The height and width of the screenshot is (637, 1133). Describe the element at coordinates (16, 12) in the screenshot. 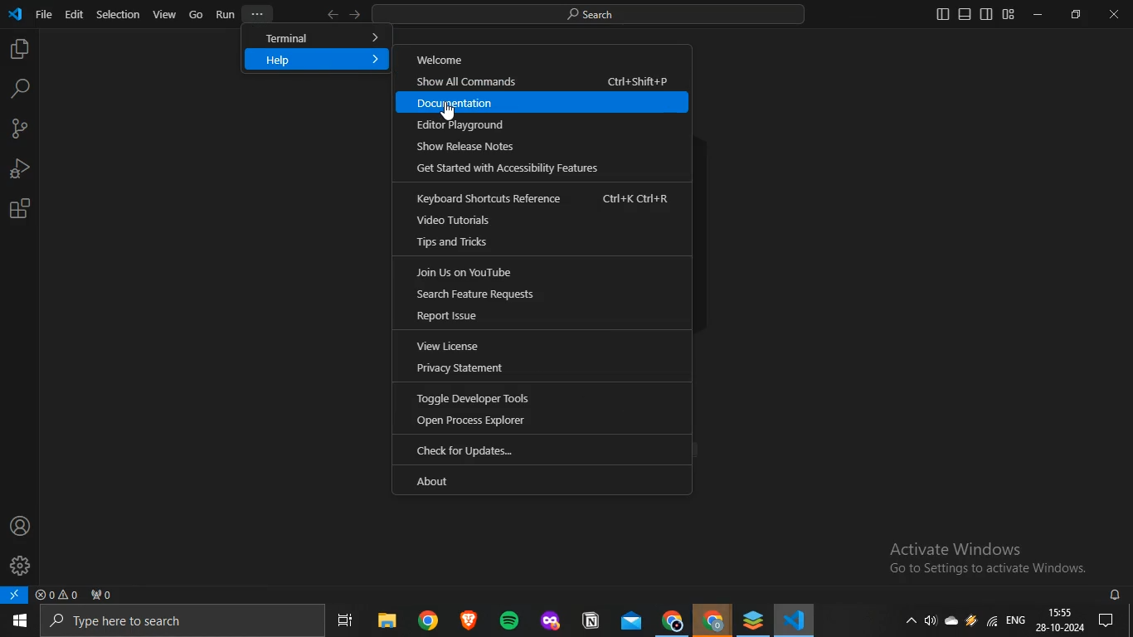

I see `vscode icon` at that location.